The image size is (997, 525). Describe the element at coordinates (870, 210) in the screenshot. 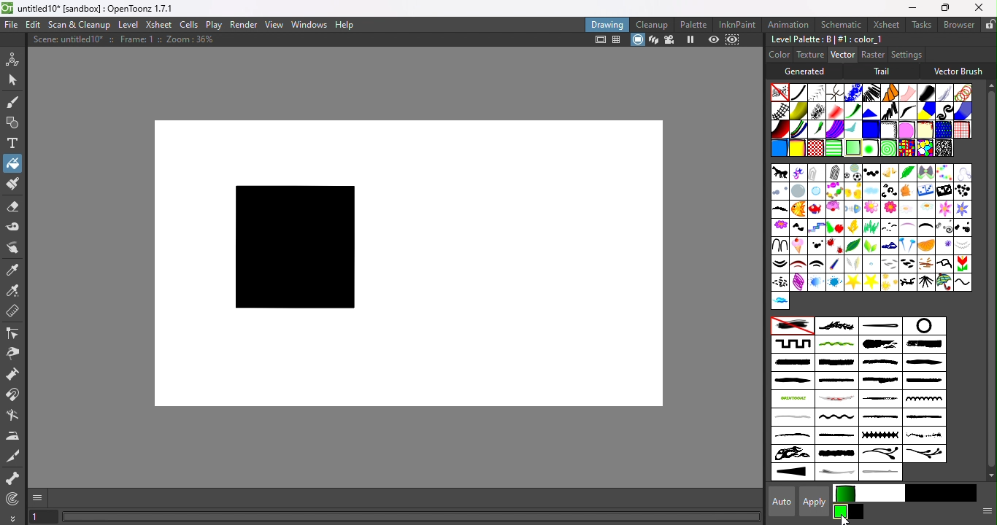

I see `Flow` at that location.